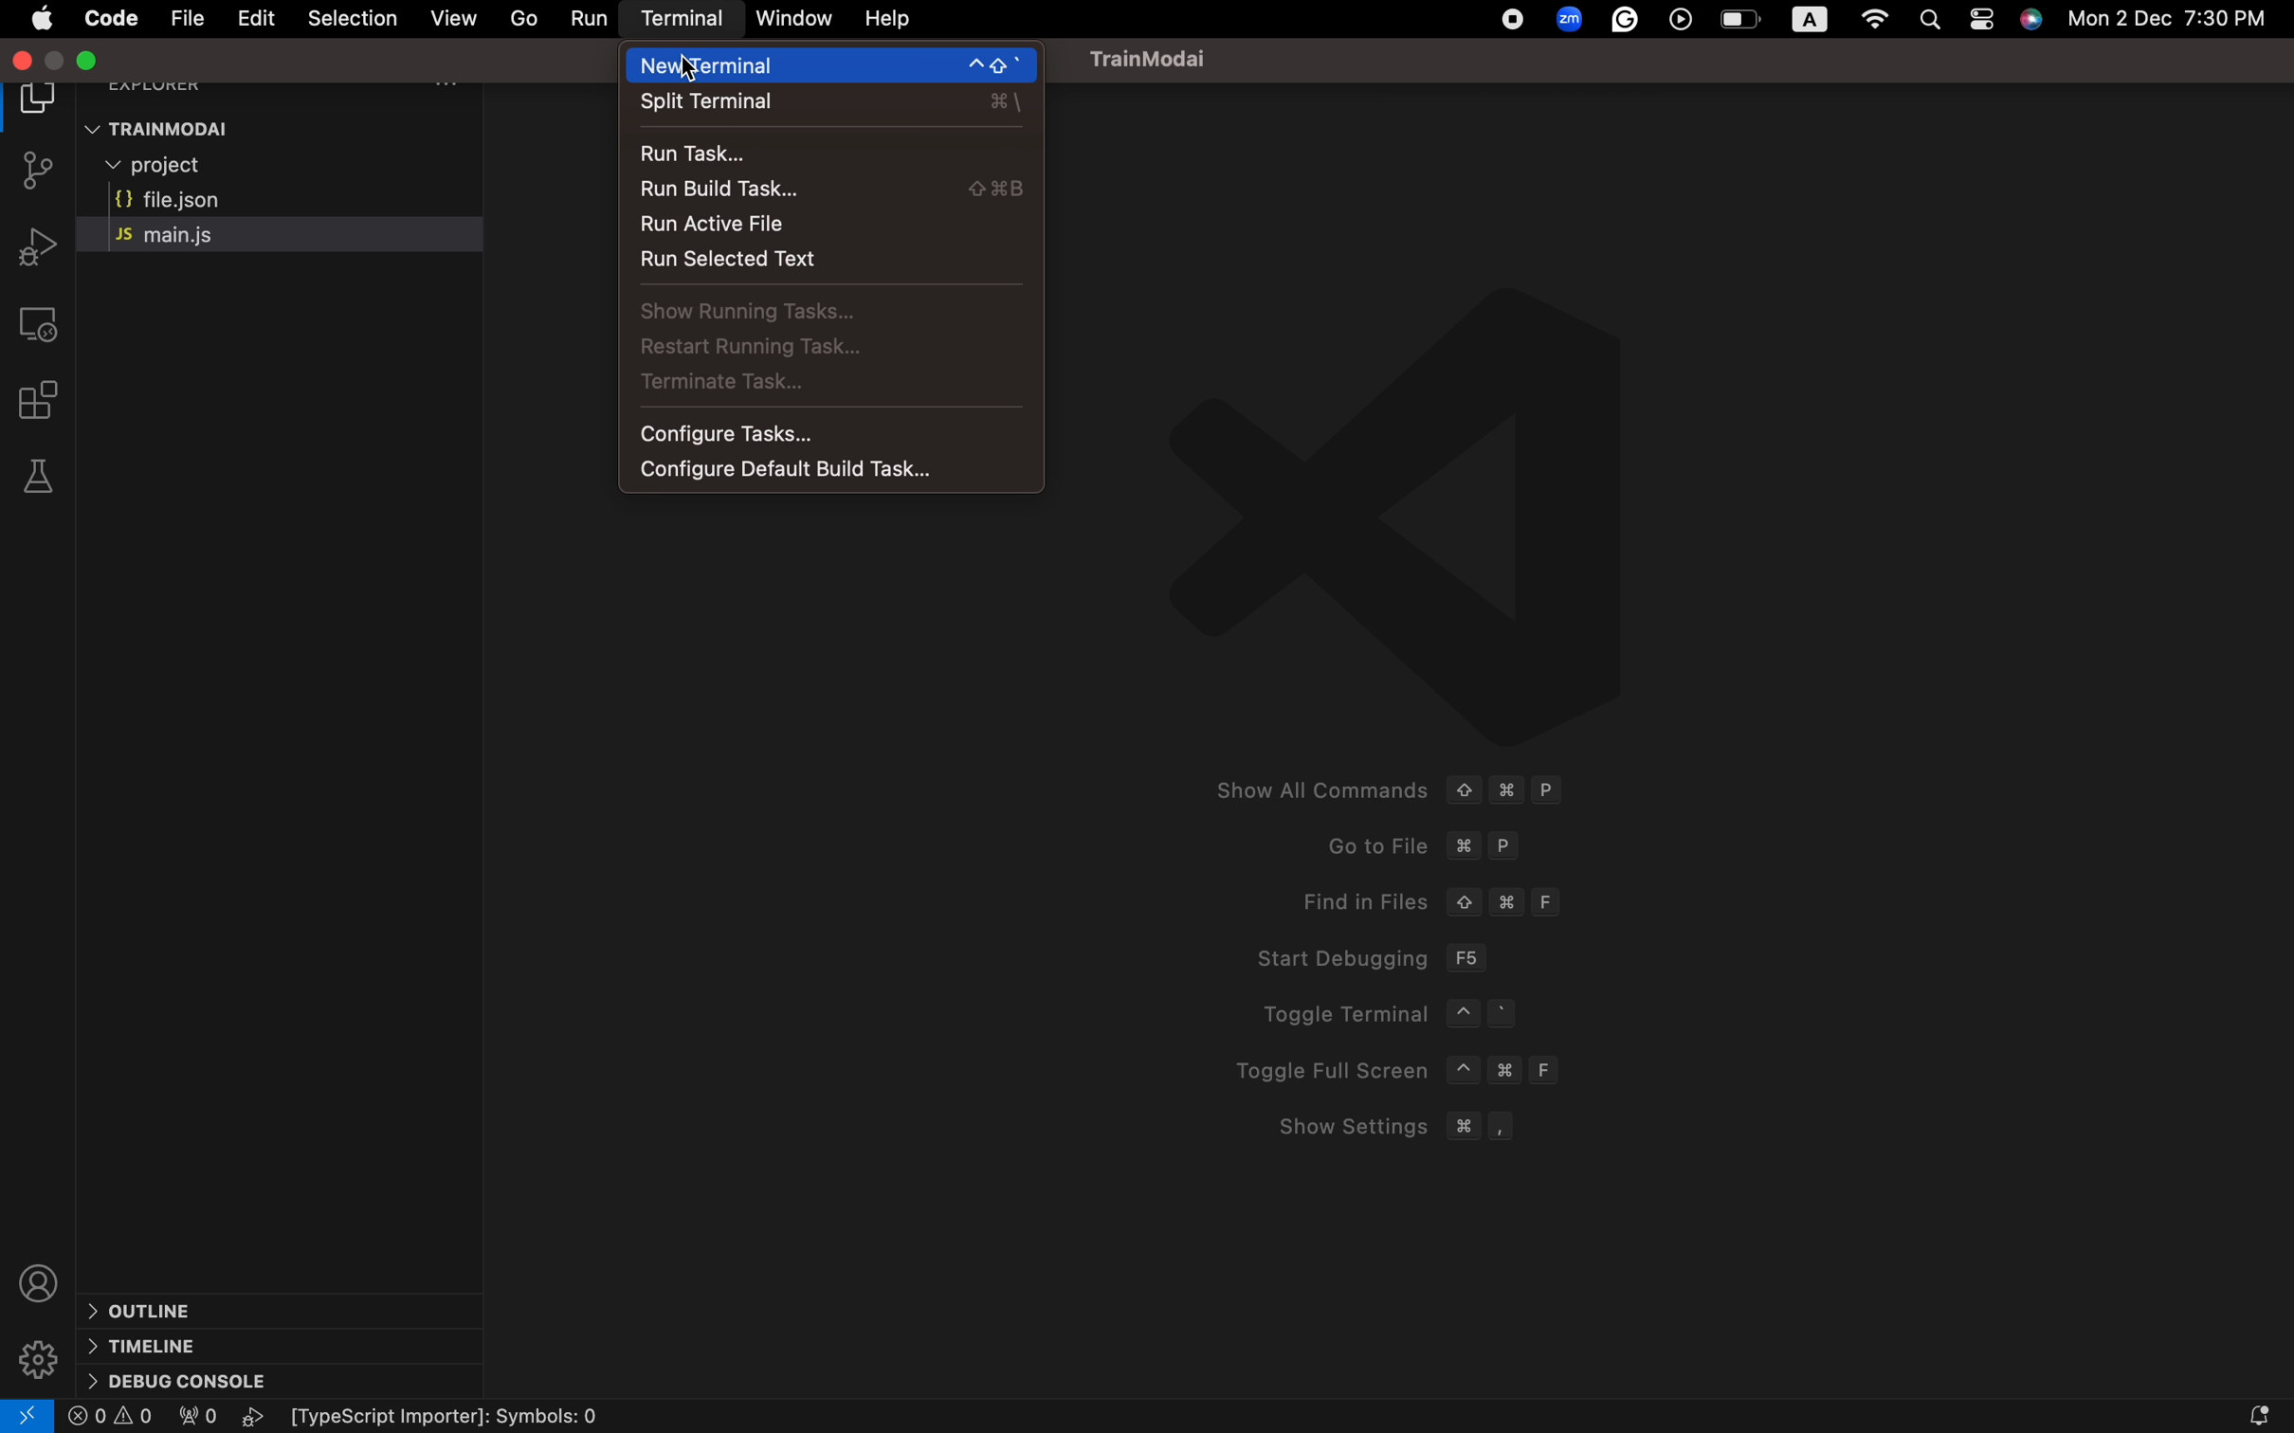  Describe the element at coordinates (150, 1310) in the screenshot. I see `` at that location.